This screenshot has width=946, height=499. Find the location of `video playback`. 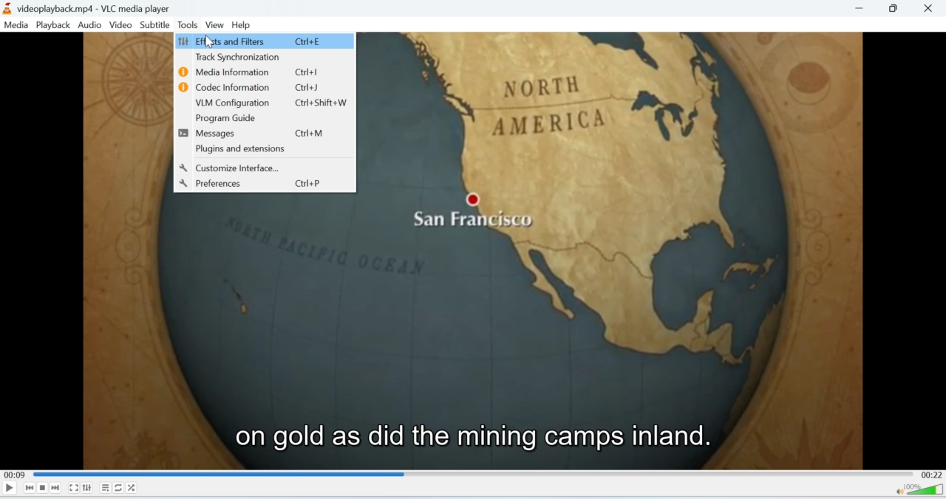

video playback is located at coordinates (472, 330).